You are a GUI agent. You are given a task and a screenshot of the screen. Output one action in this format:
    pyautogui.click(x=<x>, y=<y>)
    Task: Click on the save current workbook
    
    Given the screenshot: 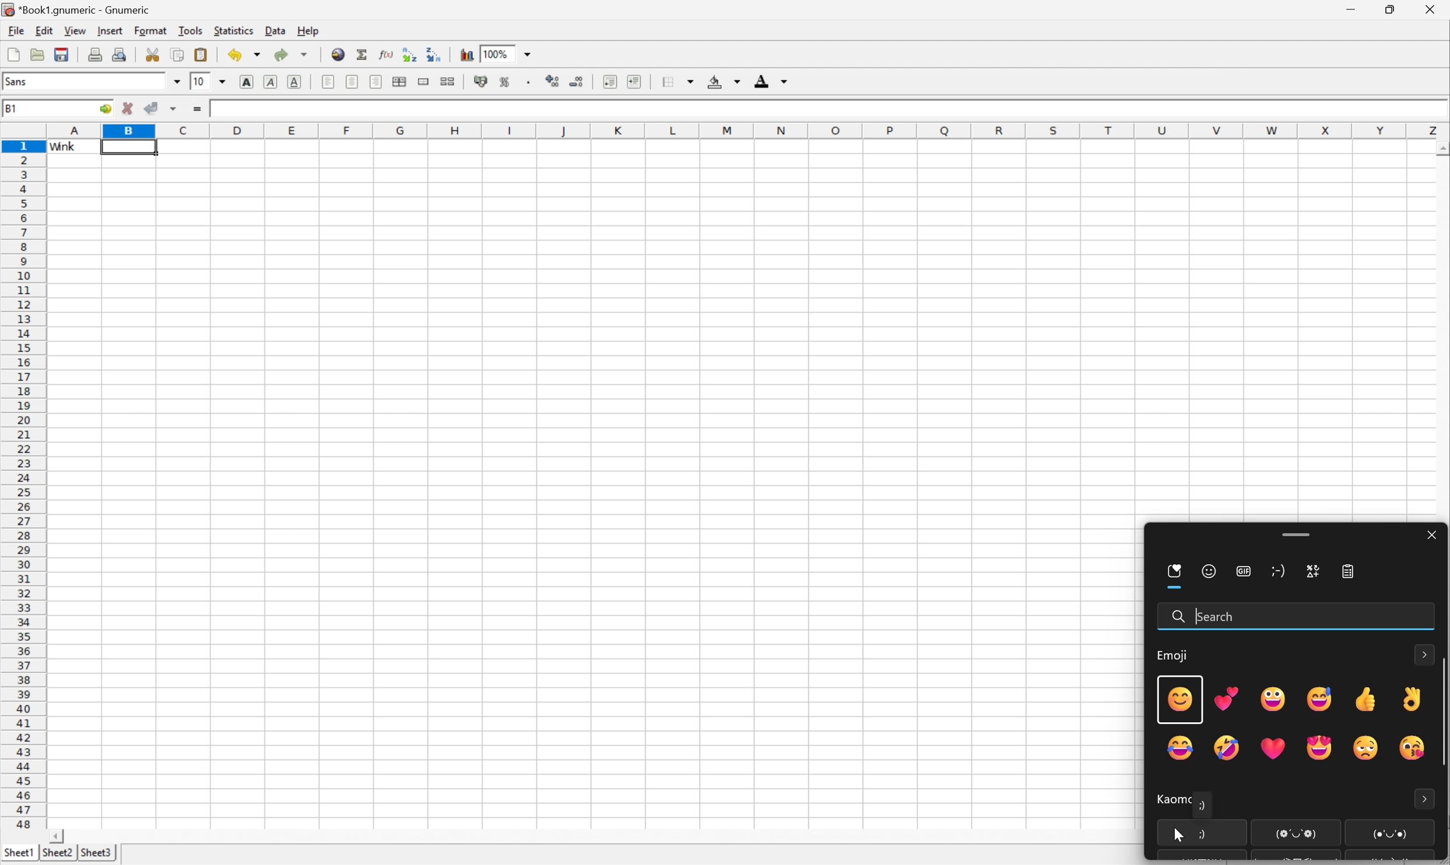 What is the action you would take?
    pyautogui.click(x=62, y=54)
    